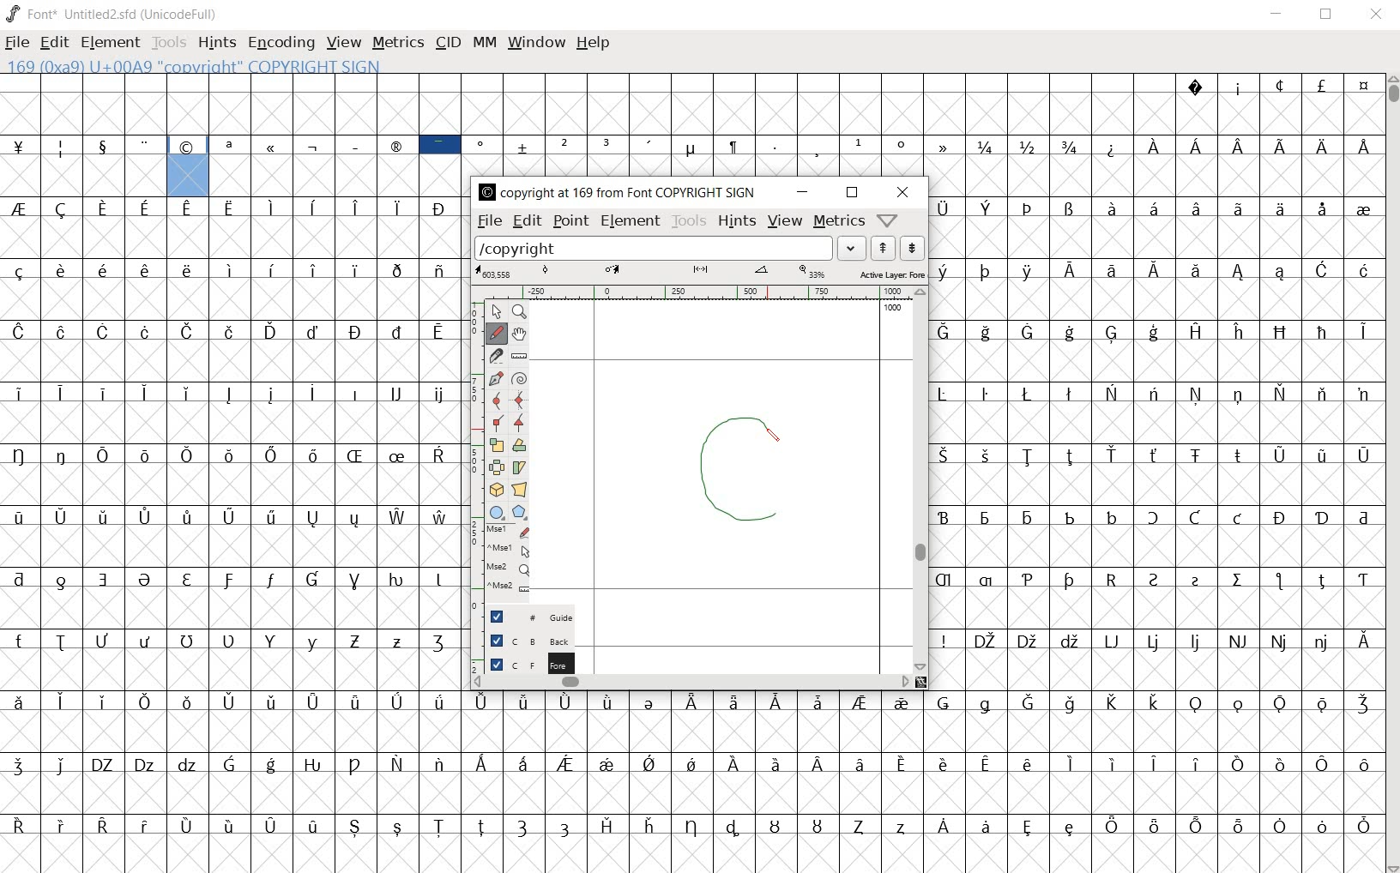 This screenshot has width=1400, height=873. I want to click on glyph characters, so click(966, 123).